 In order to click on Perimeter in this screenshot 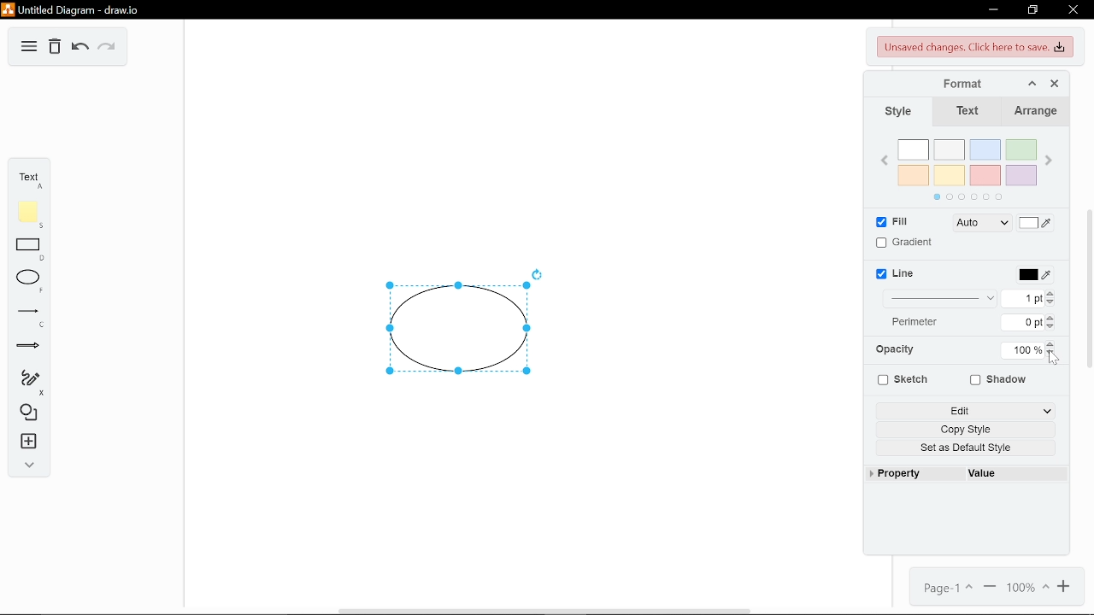, I will do `click(927, 322)`.